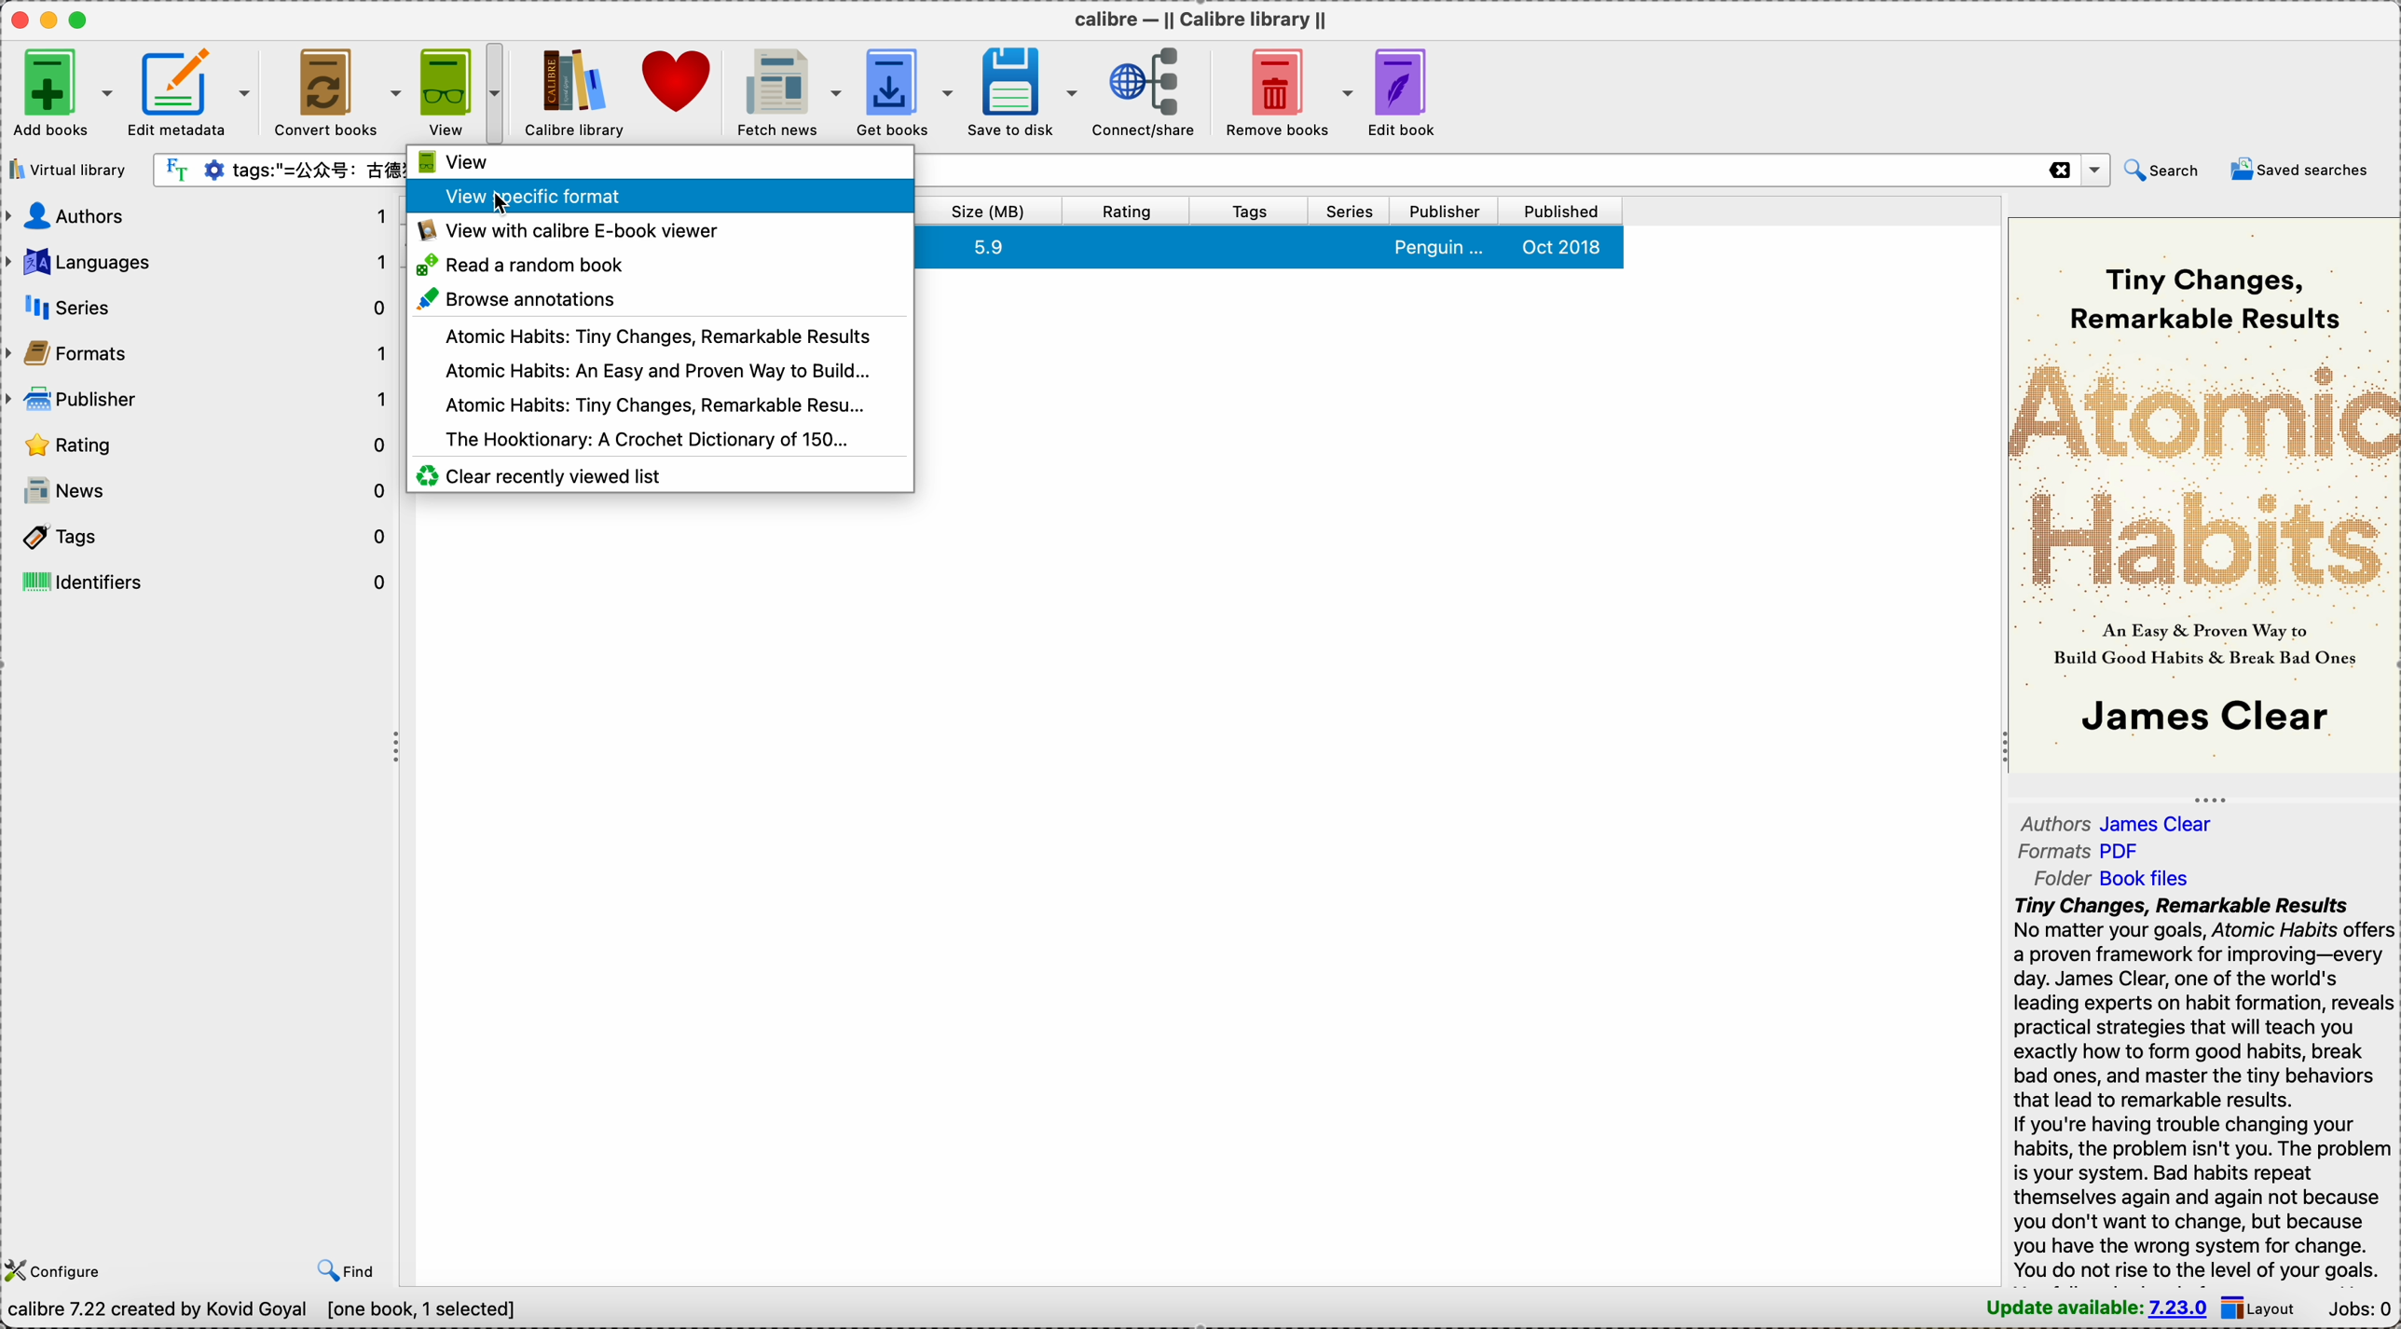 The width and height of the screenshot is (2401, 1329). I want to click on fetch news, so click(787, 89).